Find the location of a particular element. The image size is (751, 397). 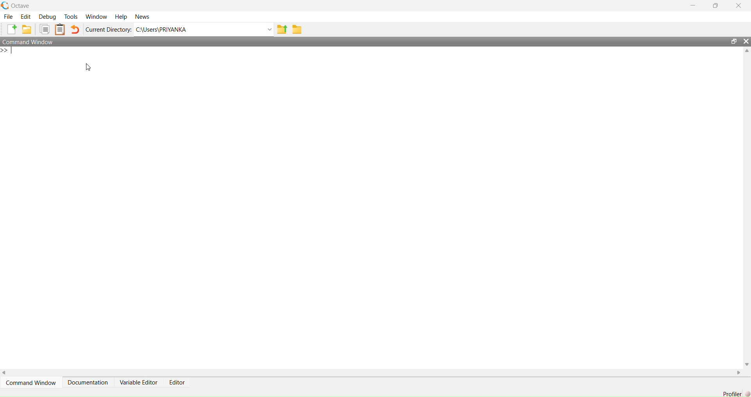

notes is located at coordinates (62, 30).